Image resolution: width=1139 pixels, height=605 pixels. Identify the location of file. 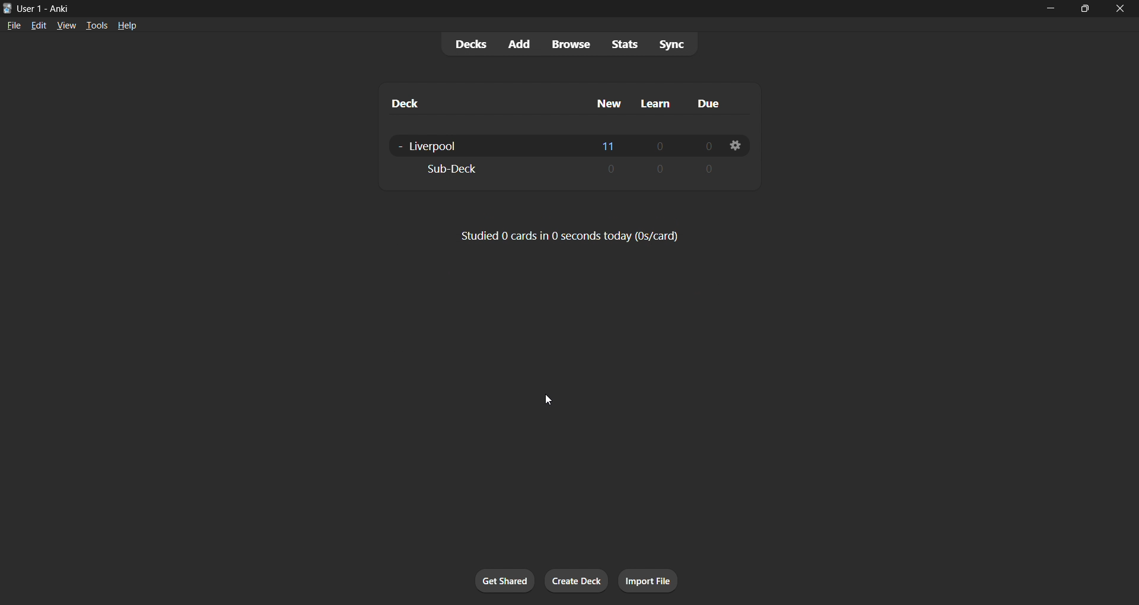
(13, 25).